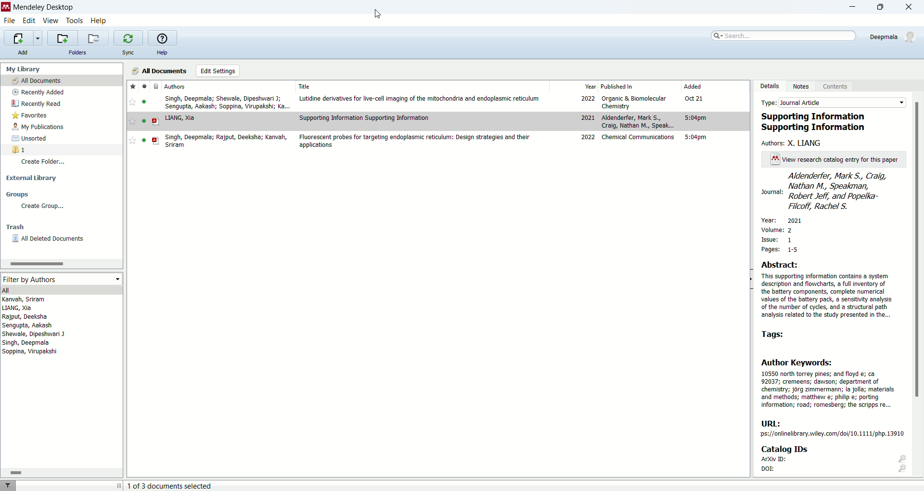 This screenshot has width=924, height=491. What do you see at coordinates (62, 279) in the screenshot?
I see `filter by authors` at bounding box center [62, 279].